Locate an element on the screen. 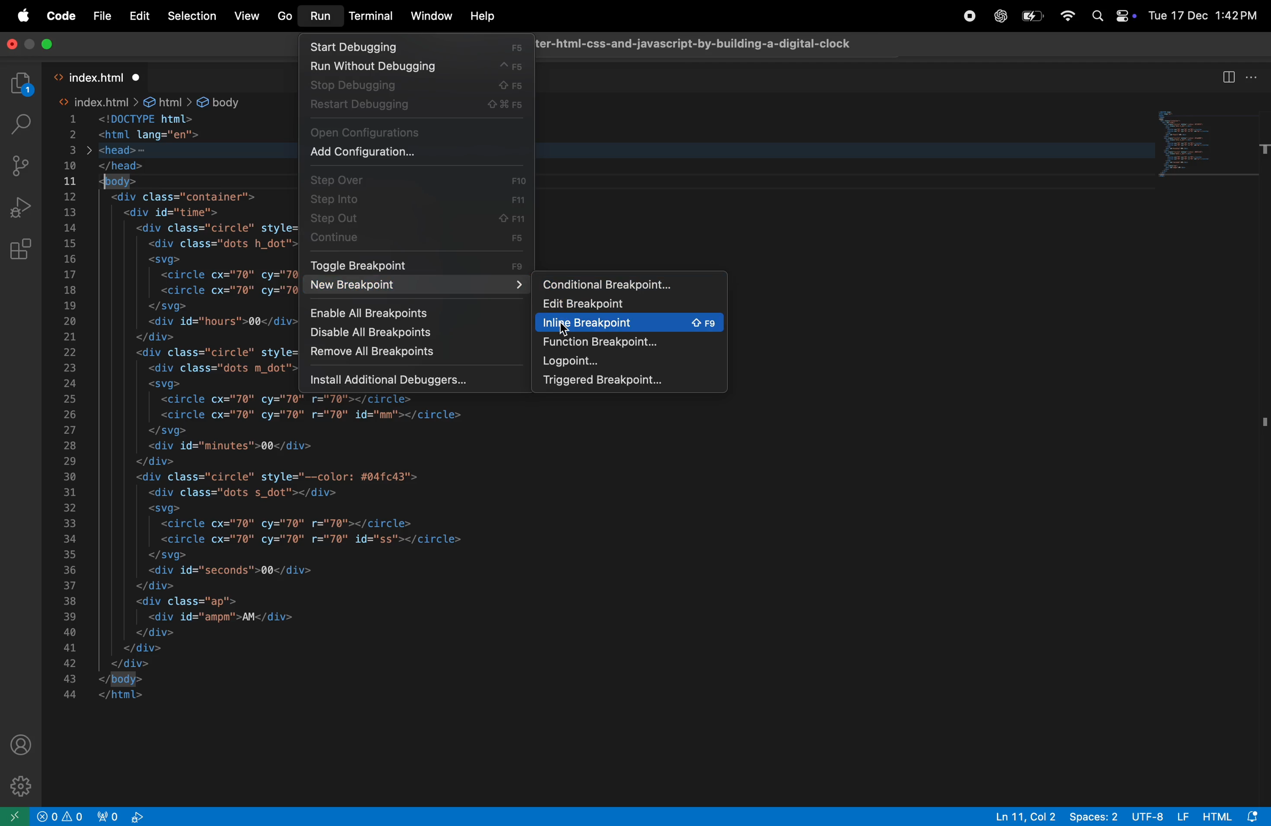 This screenshot has width=1271, height=826. View is located at coordinates (245, 17).